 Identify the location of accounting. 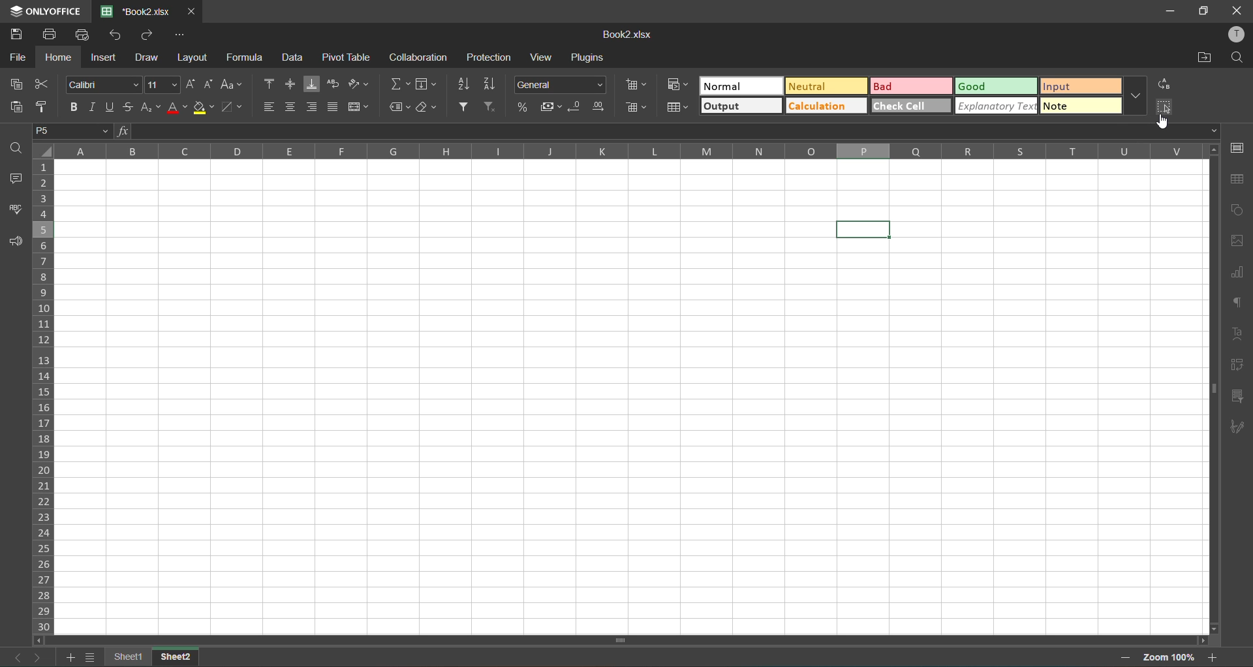
(549, 108).